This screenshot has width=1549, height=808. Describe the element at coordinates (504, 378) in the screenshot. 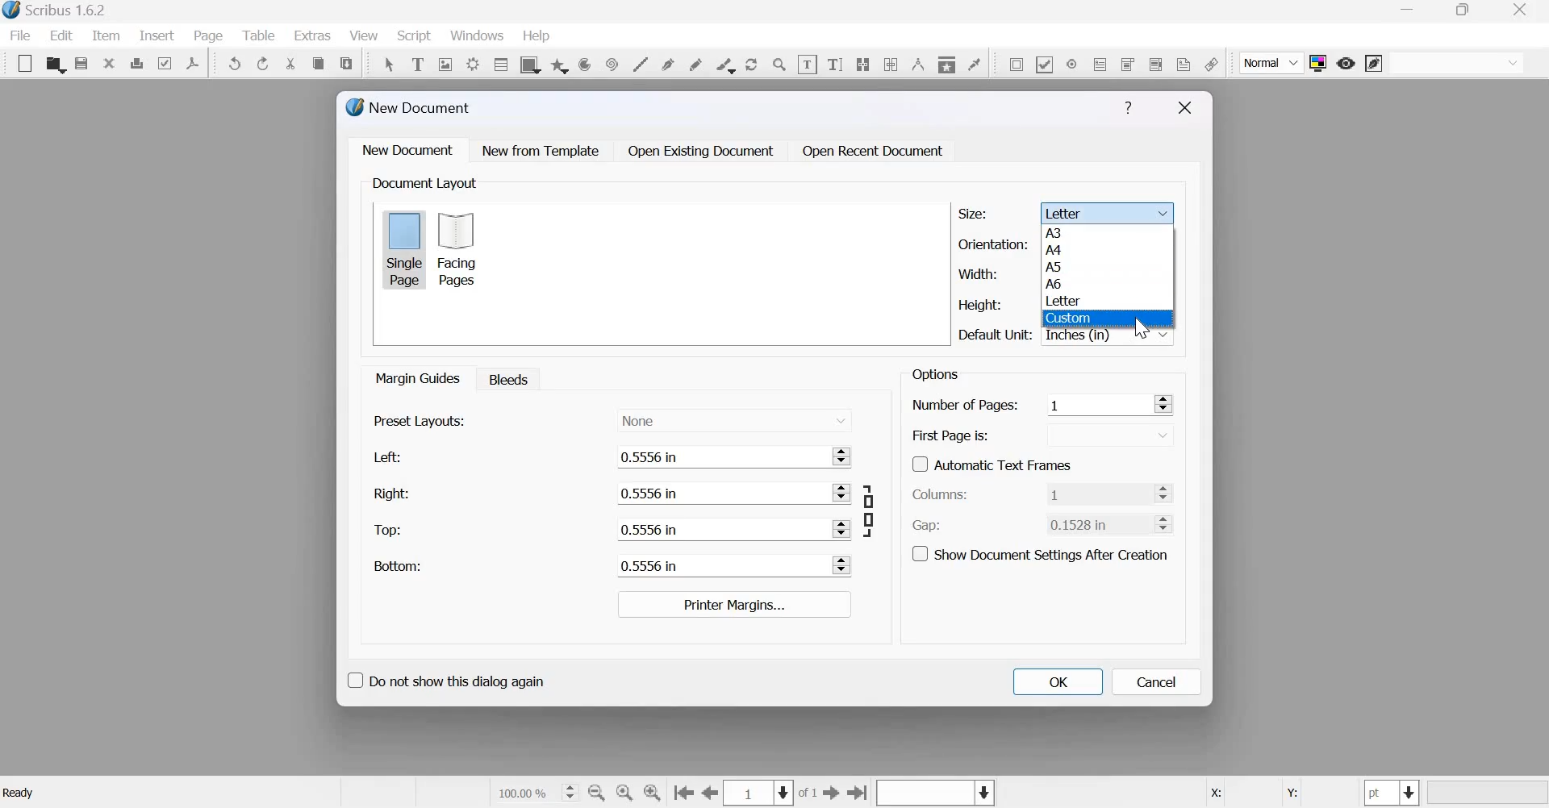

I see `Bleeds` at that location.